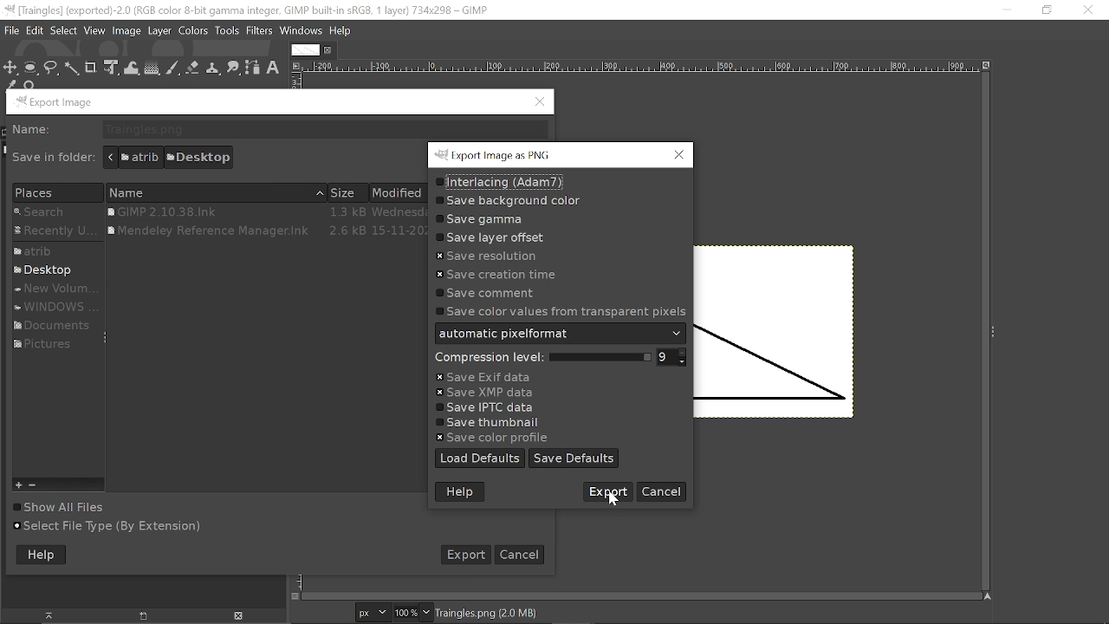 This screenshot has height=624, width=1109. Describe the element at coordinates (167, 157) in the screenshot. I see `Location of the folder` at that location.